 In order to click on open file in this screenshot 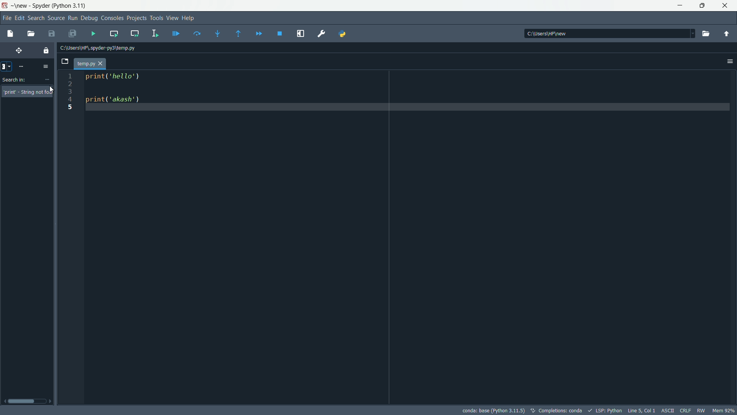, I will do `click(30, 34)`.